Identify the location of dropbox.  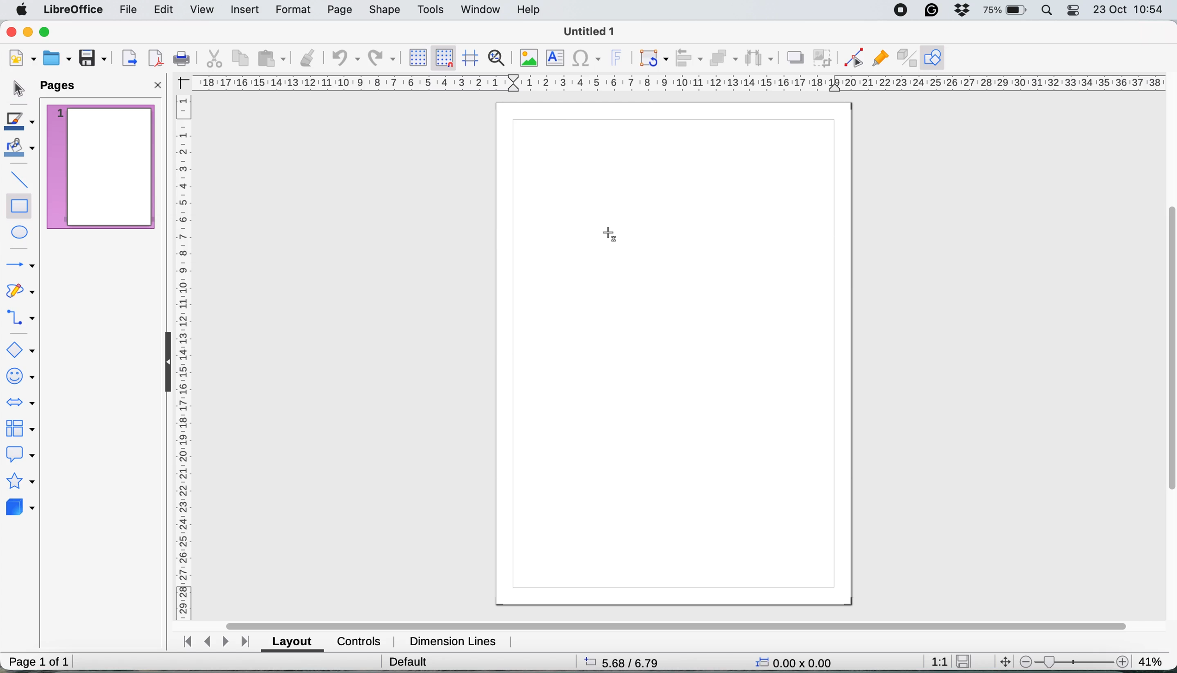
(961, 10).